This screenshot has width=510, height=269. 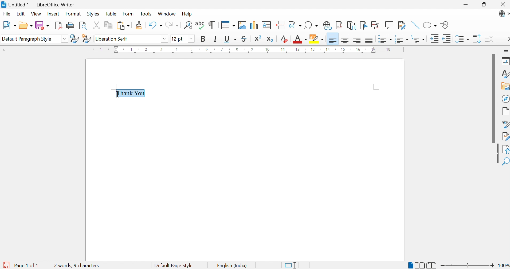 What do you see at coordinates (311, 25) in the screenshot?
I see `Insert Special Characters` at bounding box center [311, 25].